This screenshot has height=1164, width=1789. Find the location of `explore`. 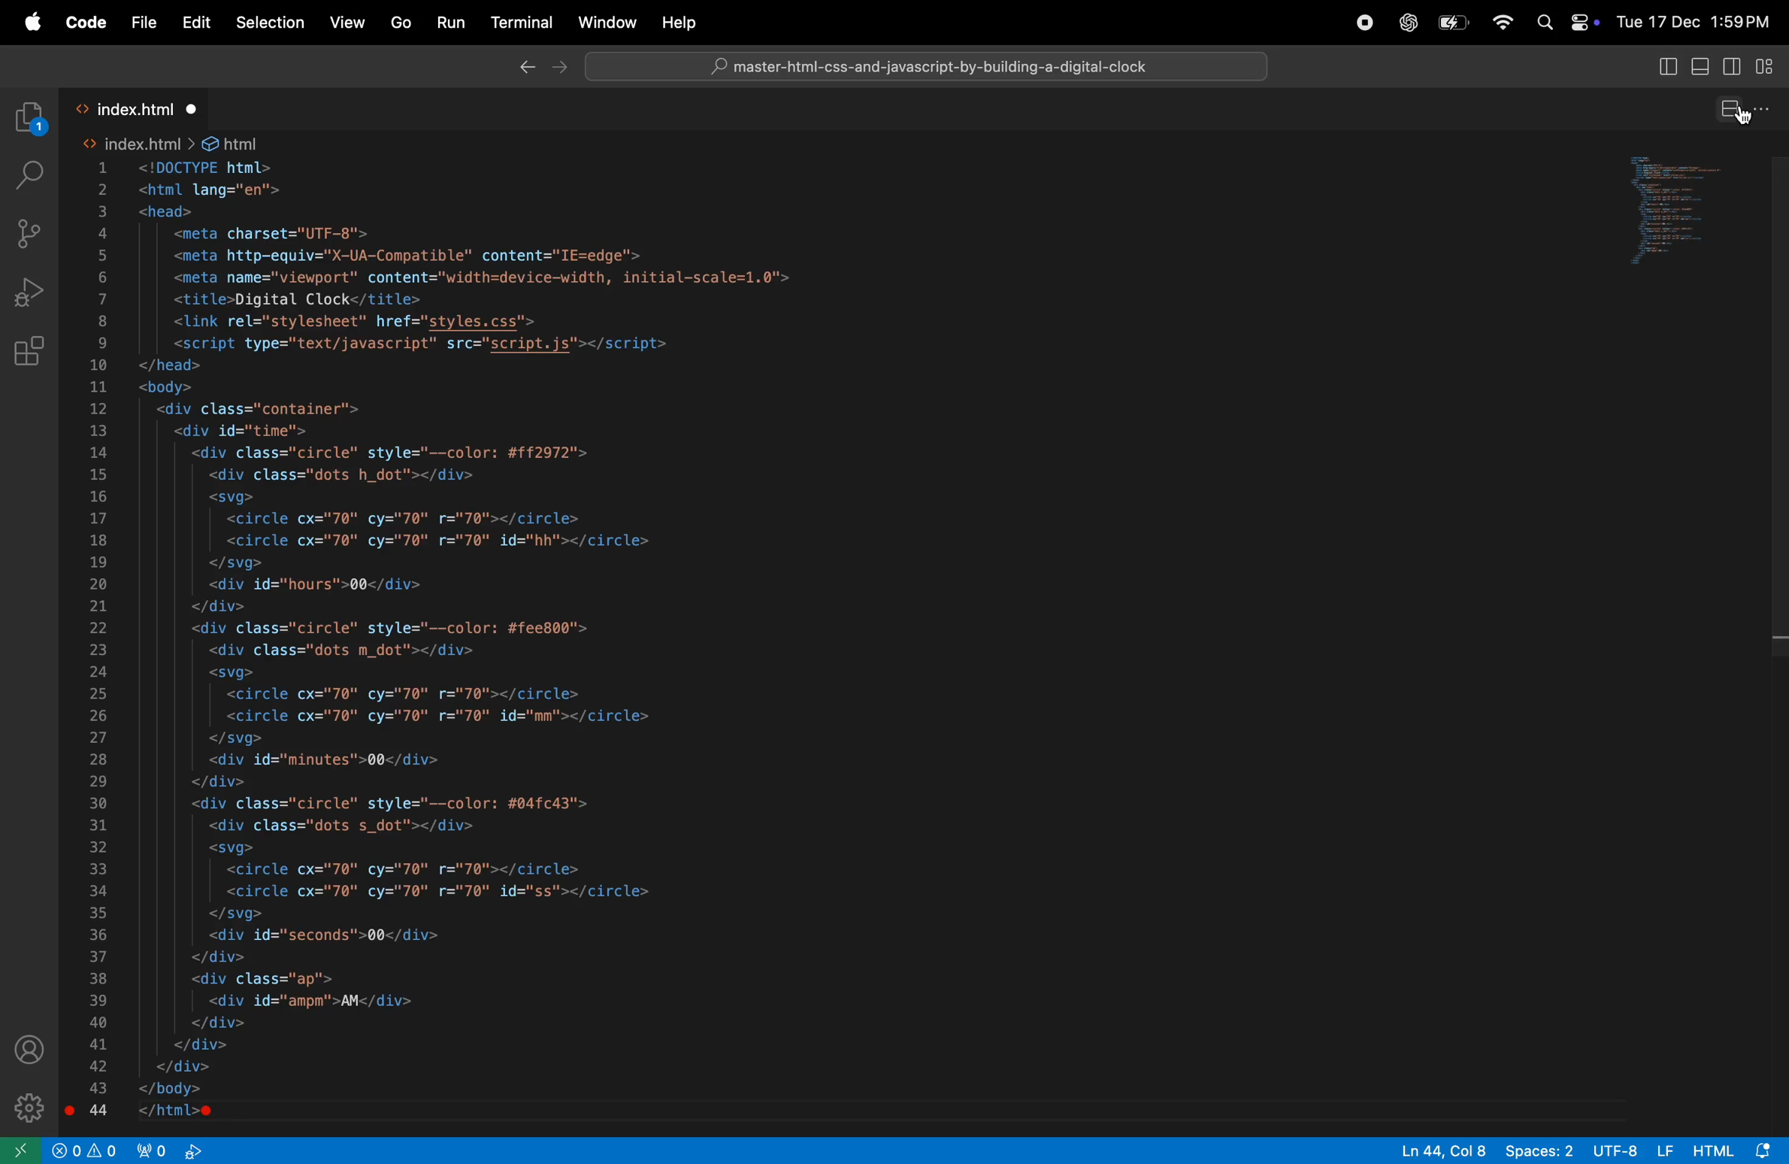

explore is located at coordinates (31, 117).